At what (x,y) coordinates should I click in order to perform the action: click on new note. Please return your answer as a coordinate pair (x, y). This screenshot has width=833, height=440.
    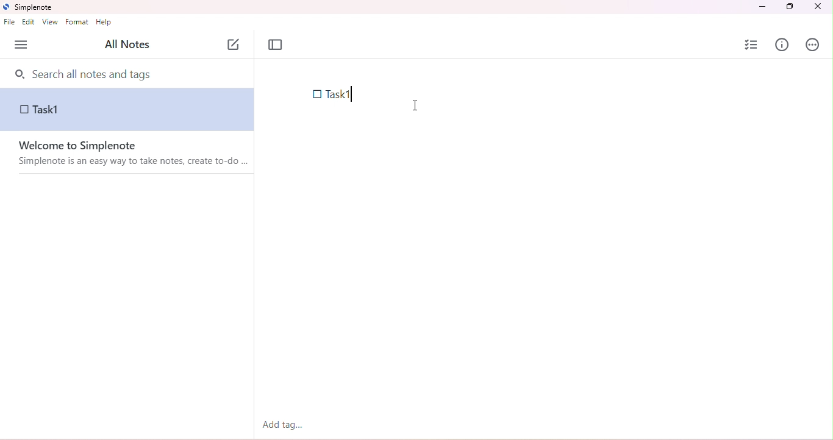
    Looking at the image, I should click on (234, 43).